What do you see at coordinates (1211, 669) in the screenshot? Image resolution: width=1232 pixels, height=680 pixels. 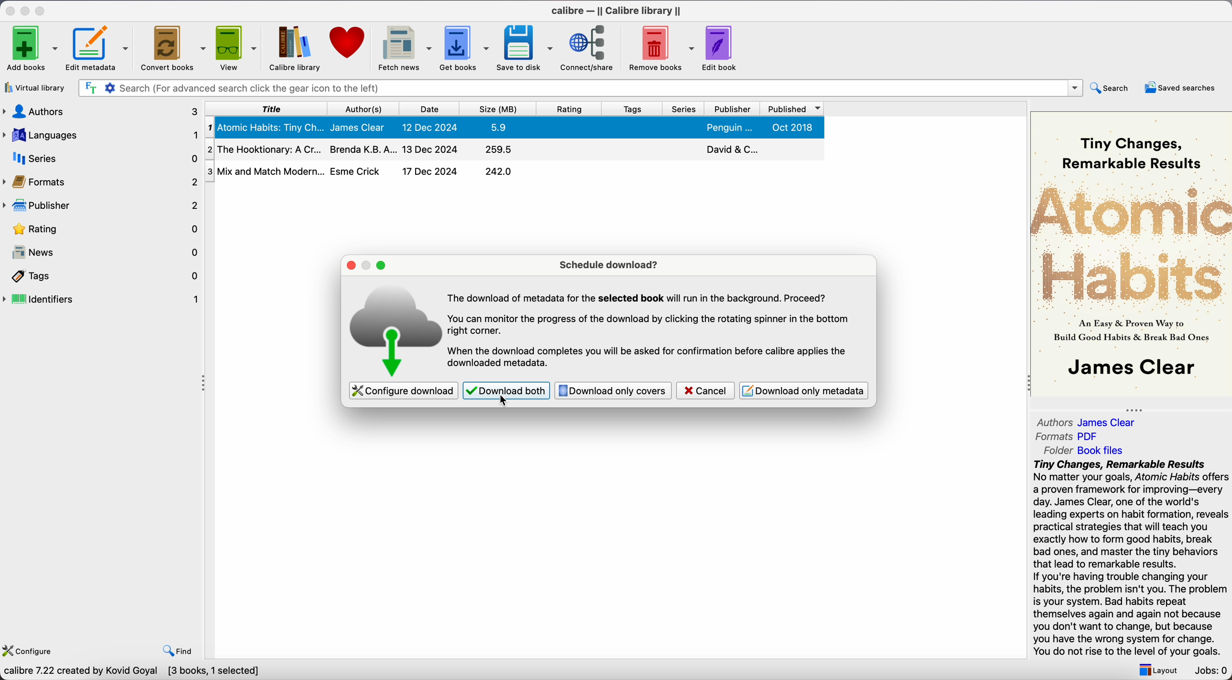 I see `Jobs: 0` at bounding box center [1211, 669].